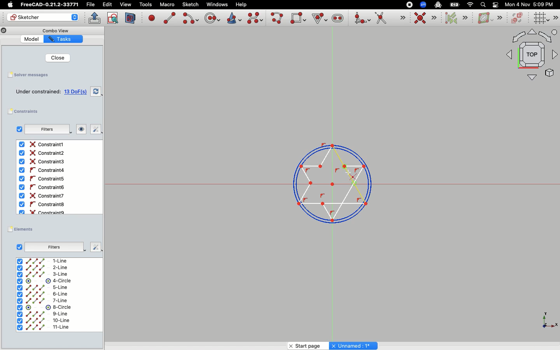  What do you see at coordinates (353, 345) in the screenshot?
I see `Unnamed : 1` at bounding box center [353, 345].